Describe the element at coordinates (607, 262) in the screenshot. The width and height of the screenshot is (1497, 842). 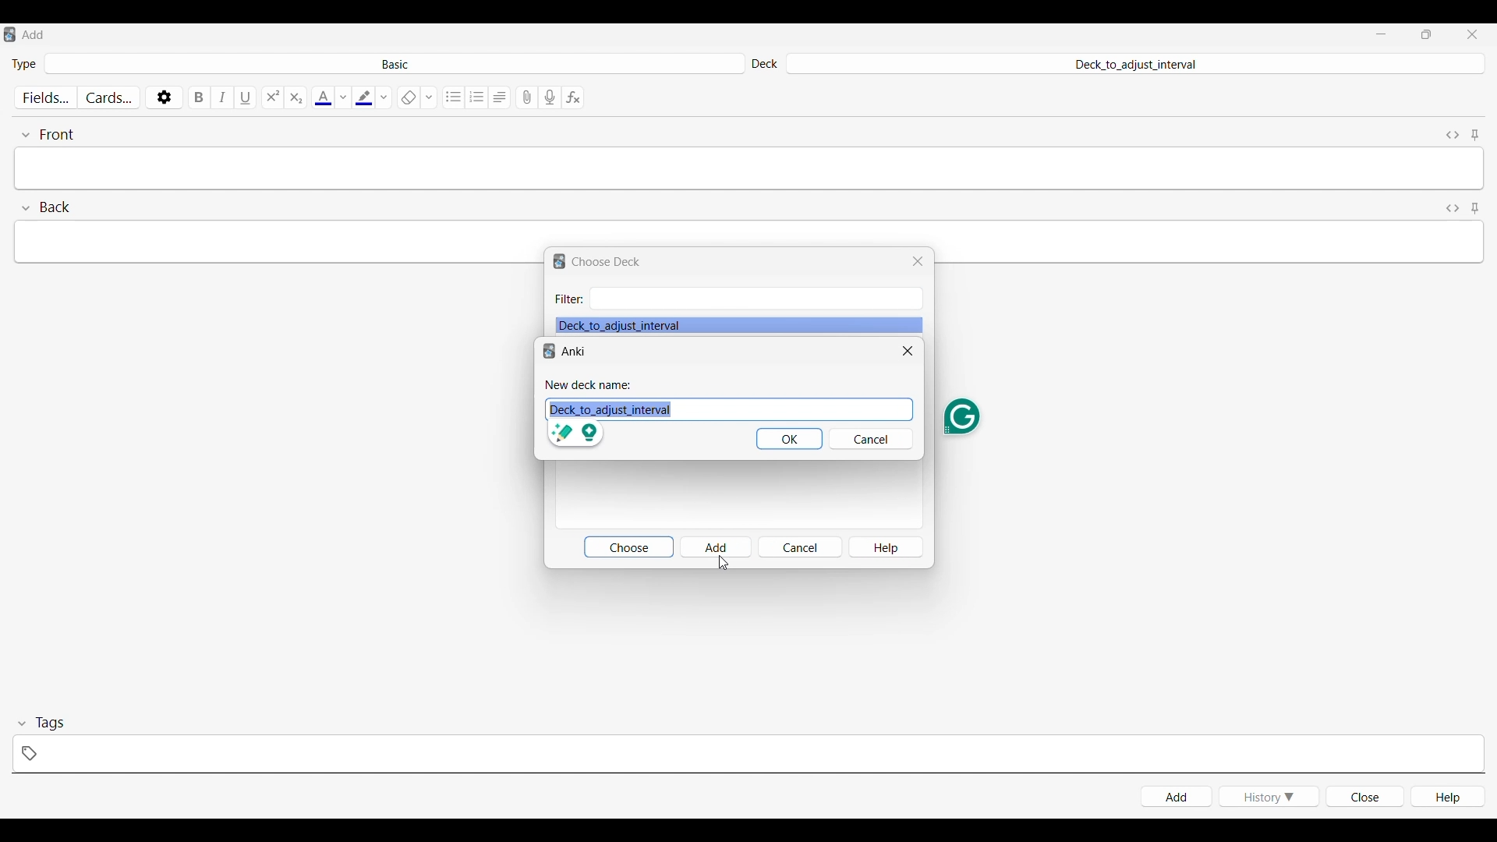
I see `Window name` at that location.